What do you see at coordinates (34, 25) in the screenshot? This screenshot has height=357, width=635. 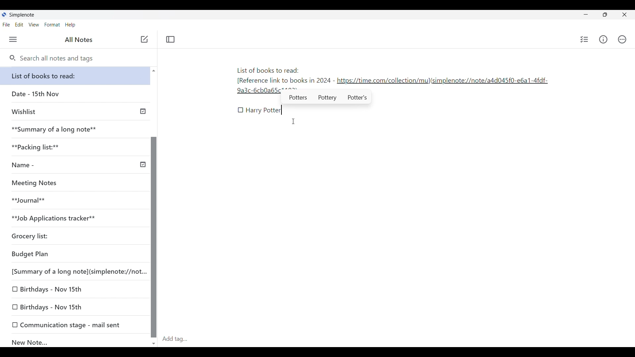 I see `View` at bounding box center [34, 25].